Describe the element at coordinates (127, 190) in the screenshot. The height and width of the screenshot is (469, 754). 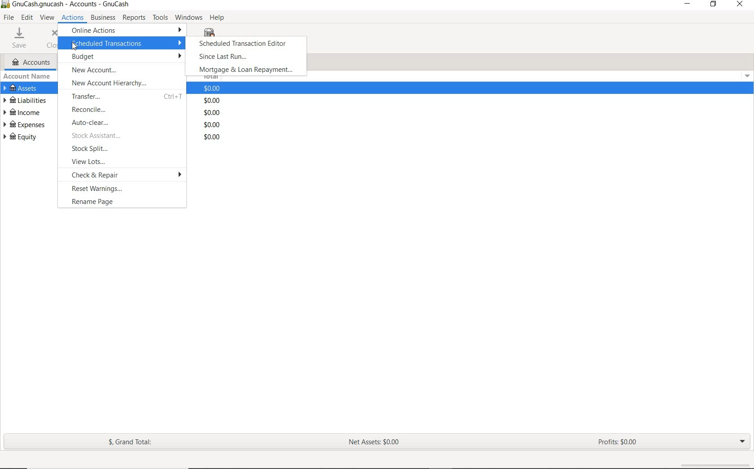
I see `RESET WARNINGS` at that location.